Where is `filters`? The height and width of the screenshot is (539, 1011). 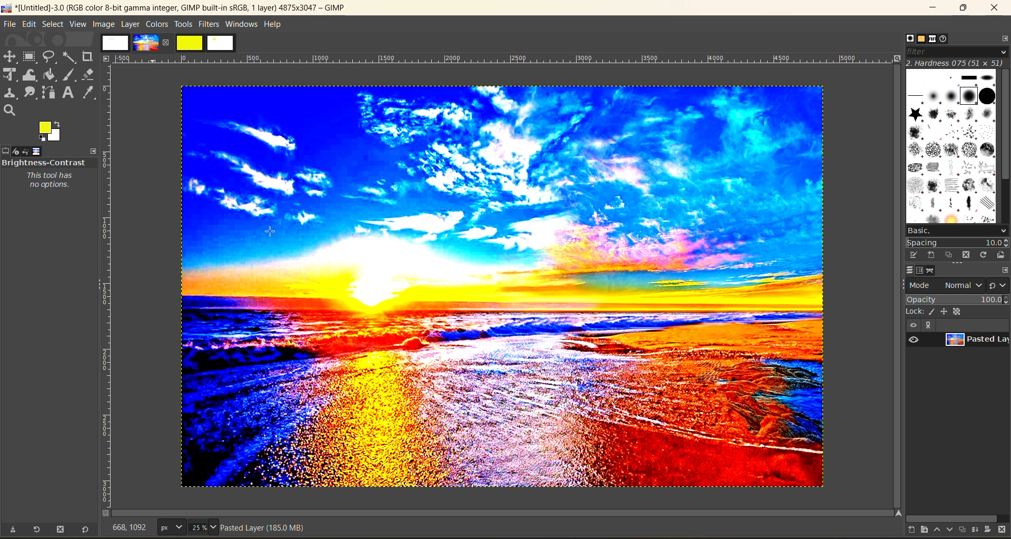 filters is located at coordinates (210, 24).